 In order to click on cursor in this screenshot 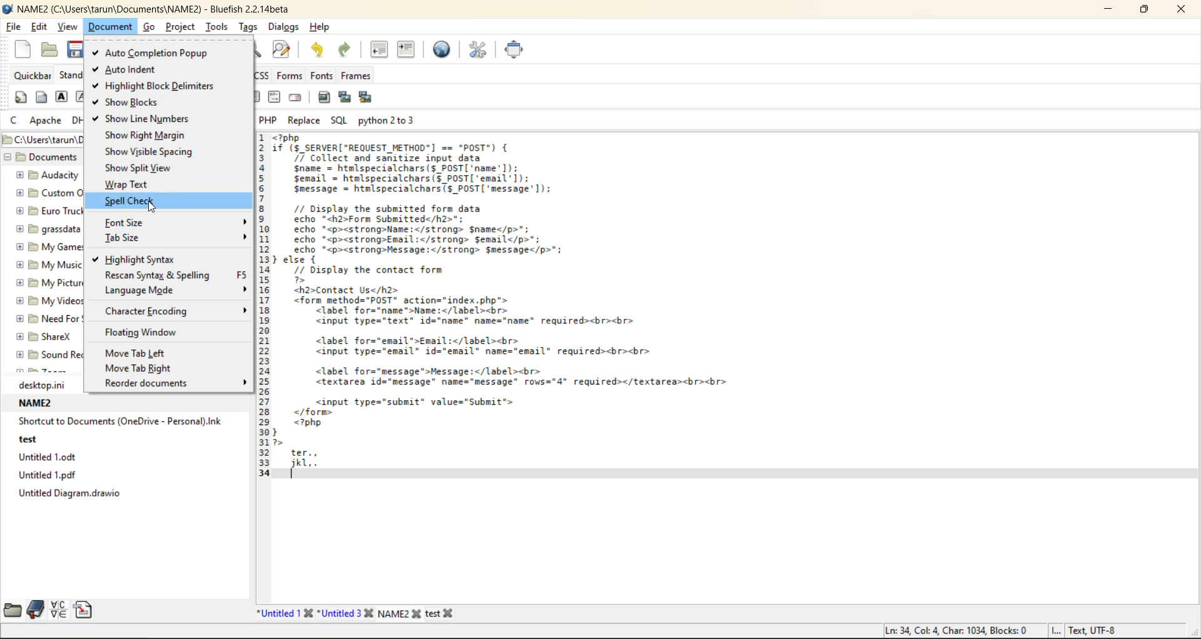, I will do `click(153, 207)`.